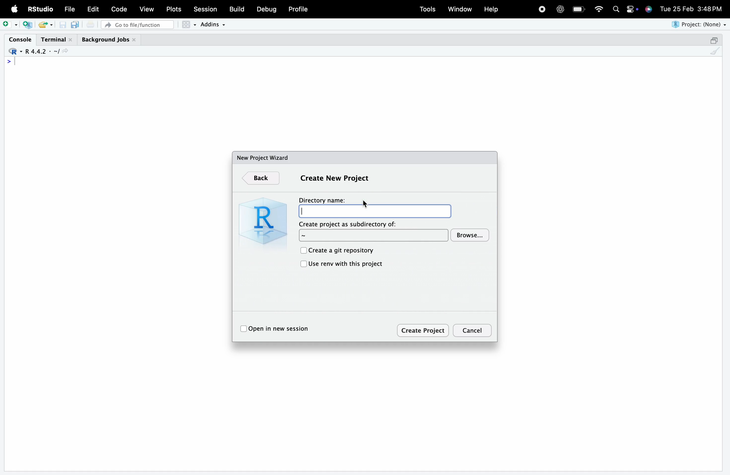 This screenshot has height=475, width=730. What do you see at coordinates (189, 25) in the screenshot?
I see `Workspace panes` at bounding box center [189, 25].